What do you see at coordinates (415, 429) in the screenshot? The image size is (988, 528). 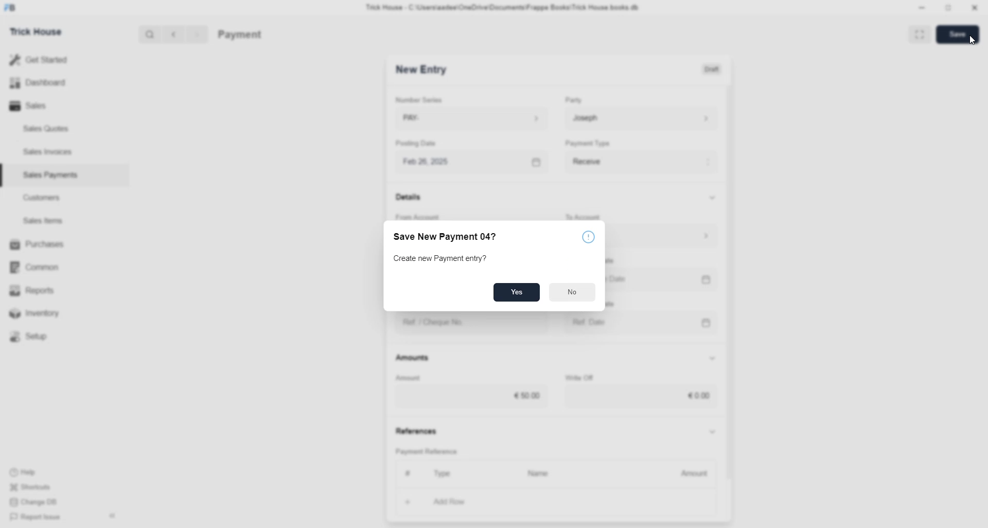 I see `References` at bounding box center [415, 429].